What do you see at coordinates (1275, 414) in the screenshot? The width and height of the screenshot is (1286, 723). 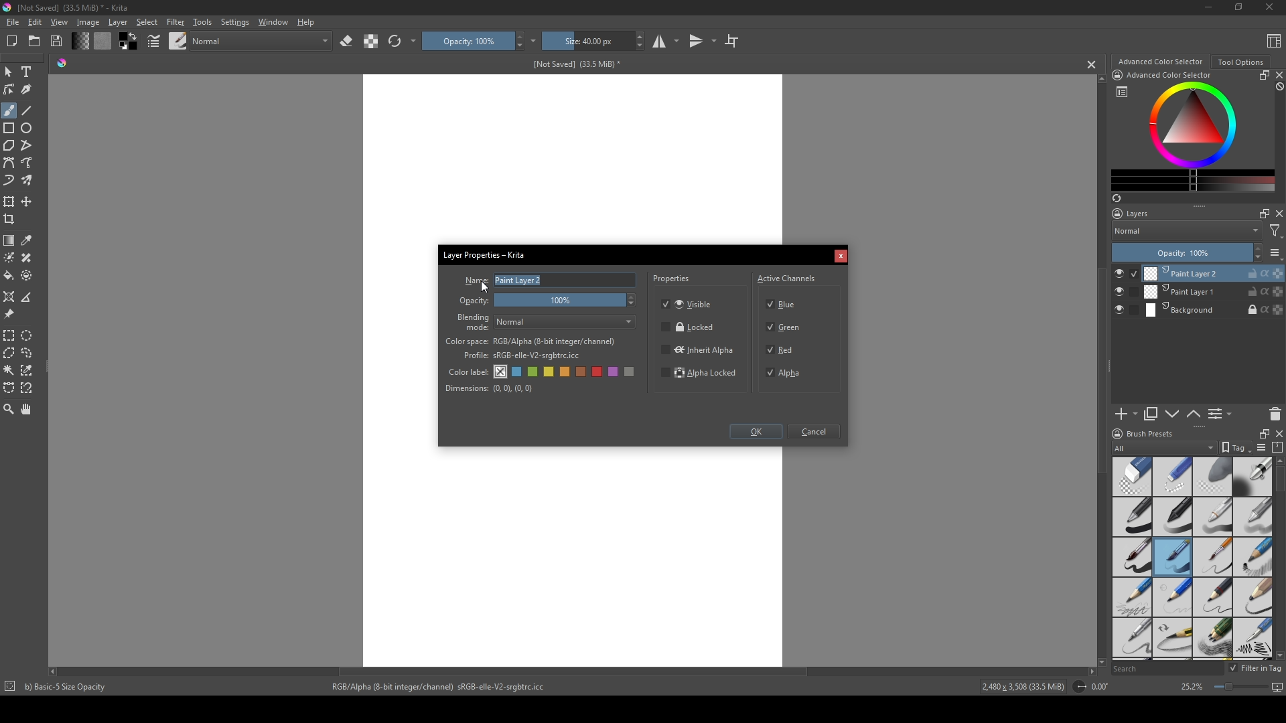 I see `delete` at bounding box center [1275, 414].